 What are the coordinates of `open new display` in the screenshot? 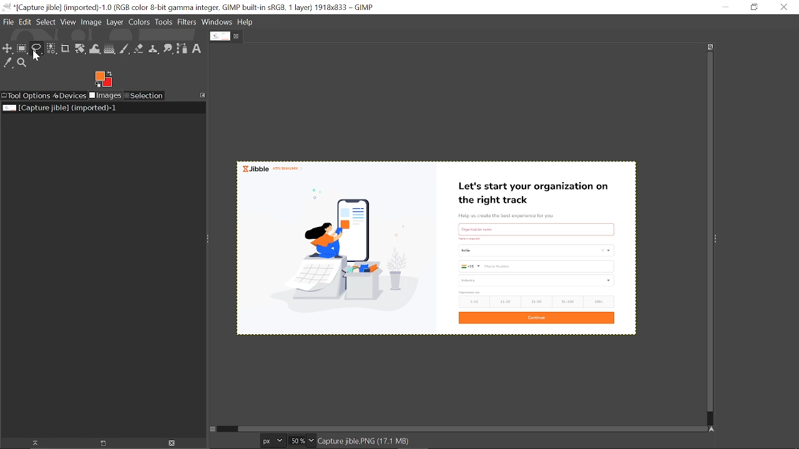 It's located at (99, 443).